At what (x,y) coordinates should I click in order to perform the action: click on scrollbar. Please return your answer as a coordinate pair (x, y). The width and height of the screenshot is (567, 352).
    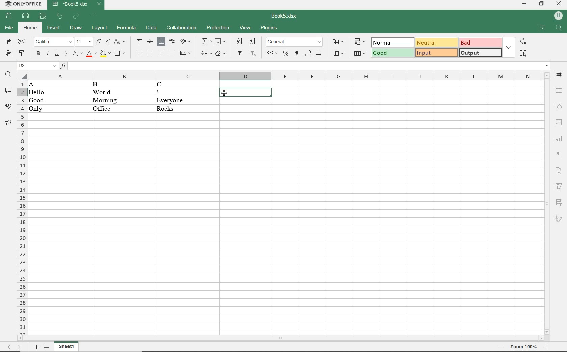
    Looking at the image, I should click on (546, 203).